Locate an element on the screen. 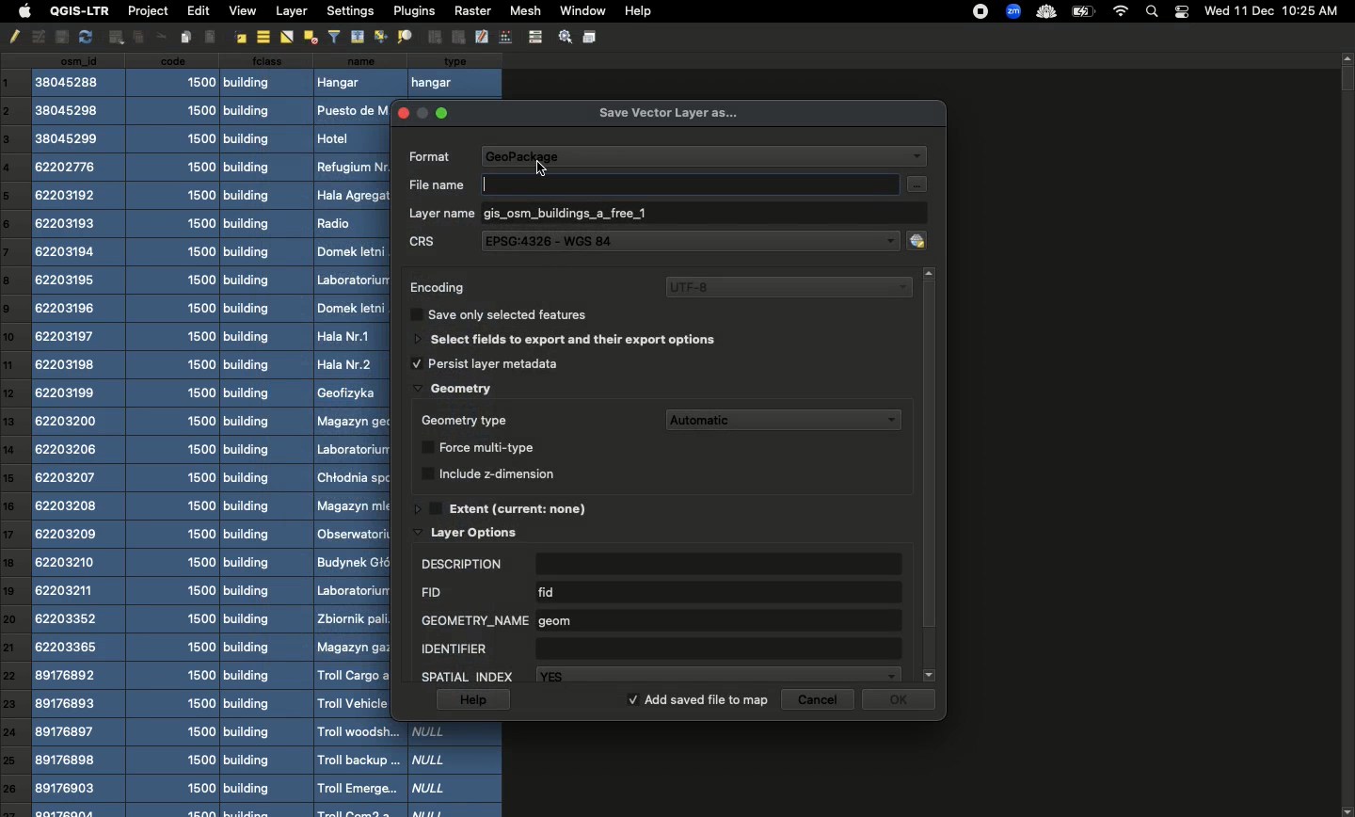 This screenshot has width=1355, height=817. Geometry is located at coordinates (454, 389).